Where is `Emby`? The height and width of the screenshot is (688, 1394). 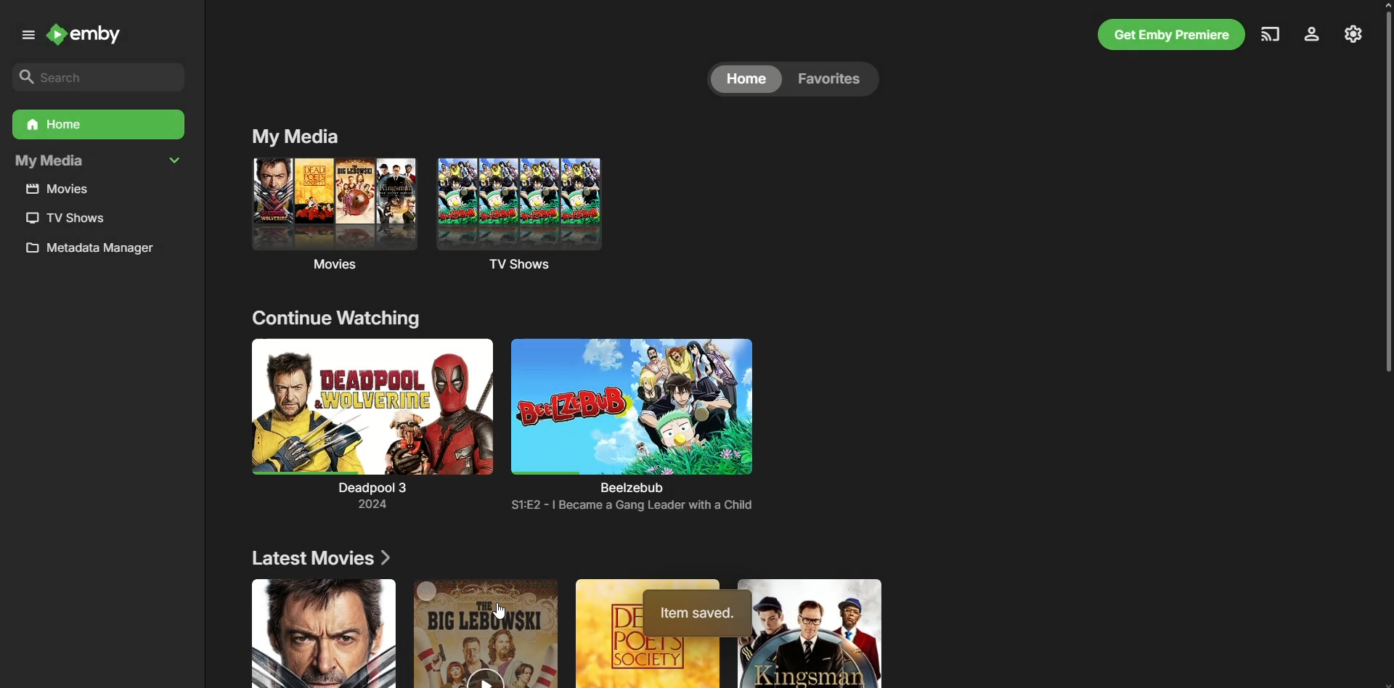
Emby is located at coordinates (93, 37).